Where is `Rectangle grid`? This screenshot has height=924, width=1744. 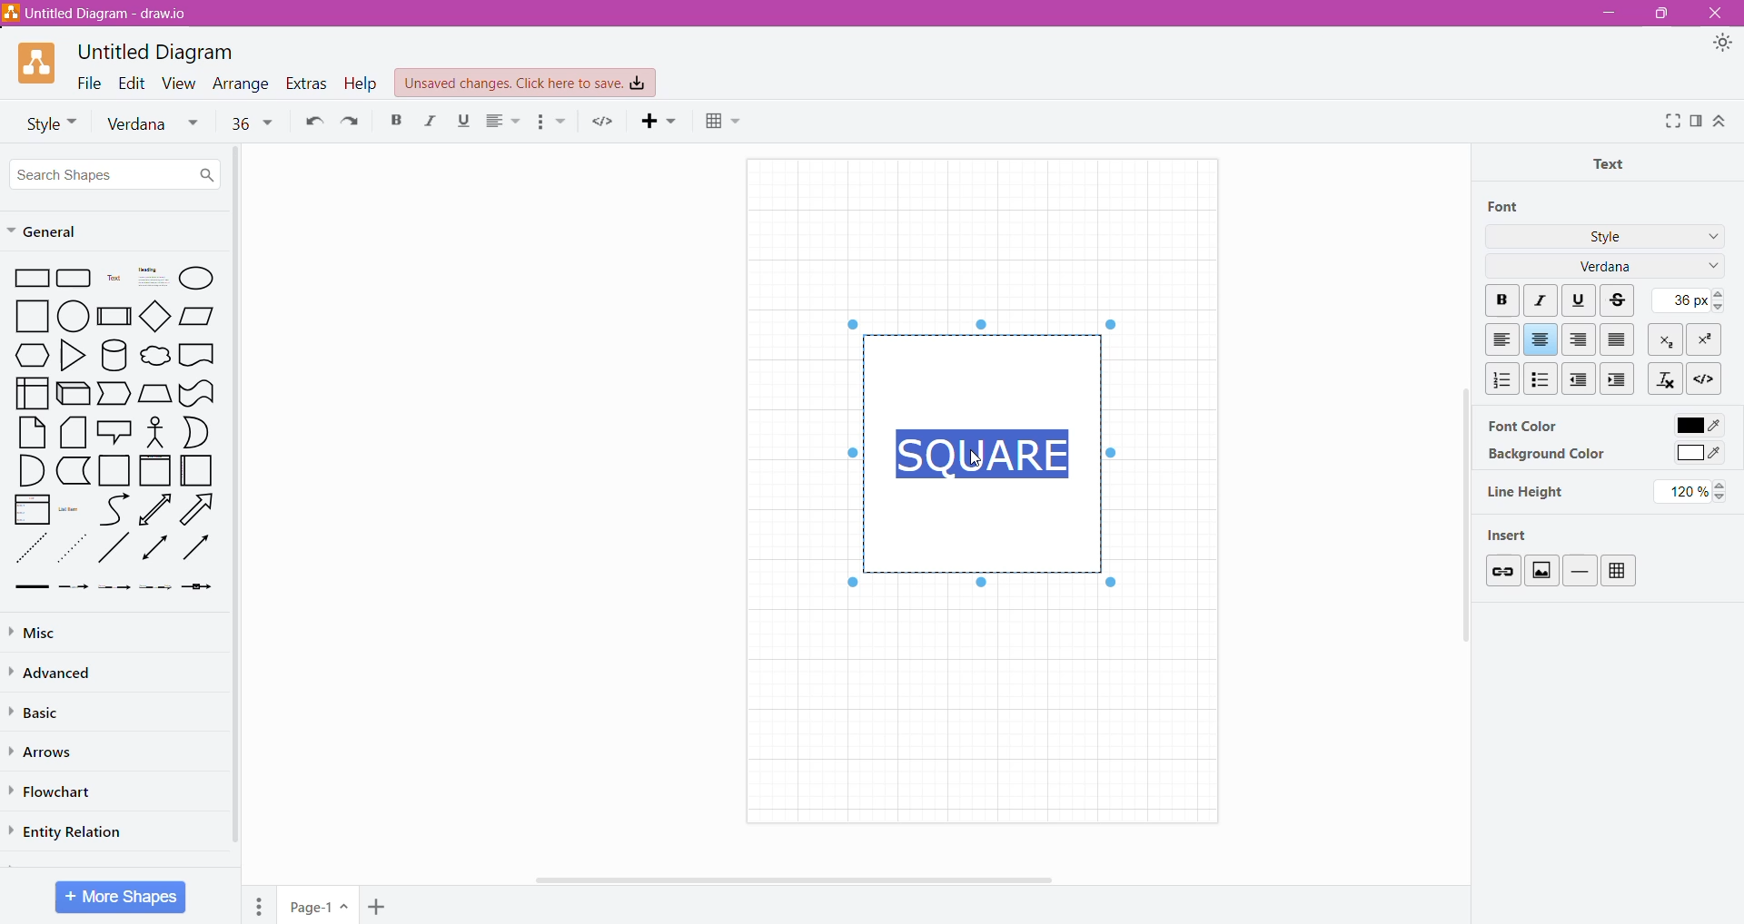
Rectangle grid is located at coordinates (76, 277).